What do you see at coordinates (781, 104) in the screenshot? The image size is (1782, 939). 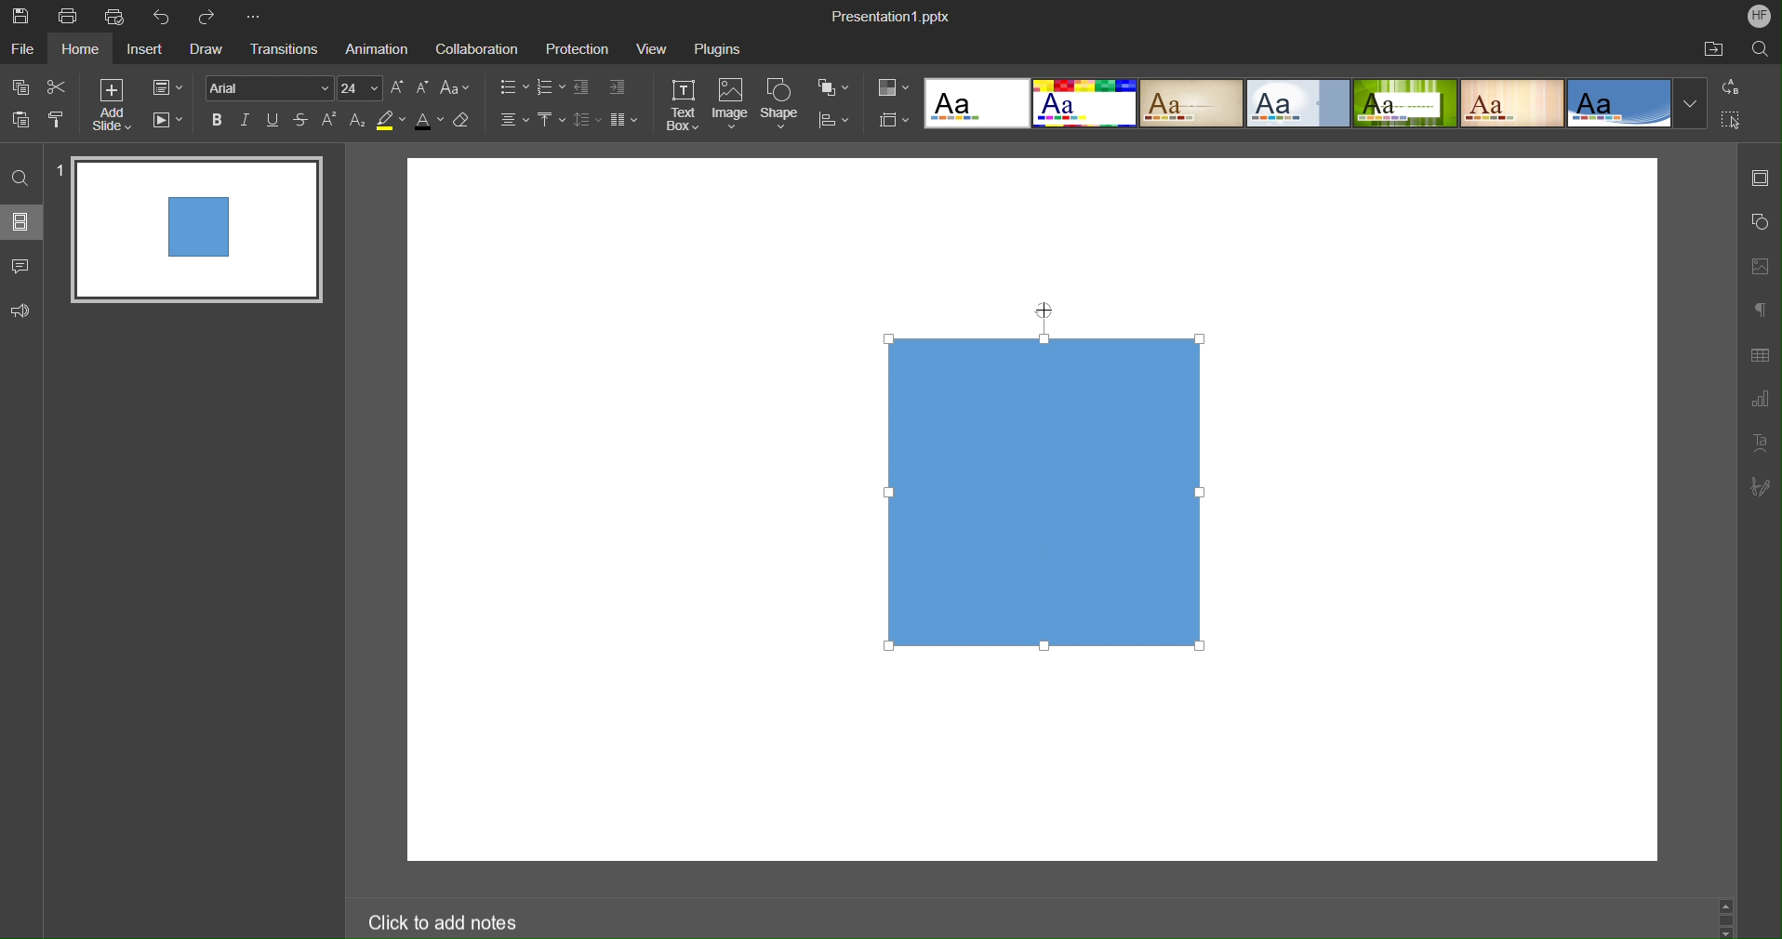 I see `Shape` at bounding box center [781, 104].